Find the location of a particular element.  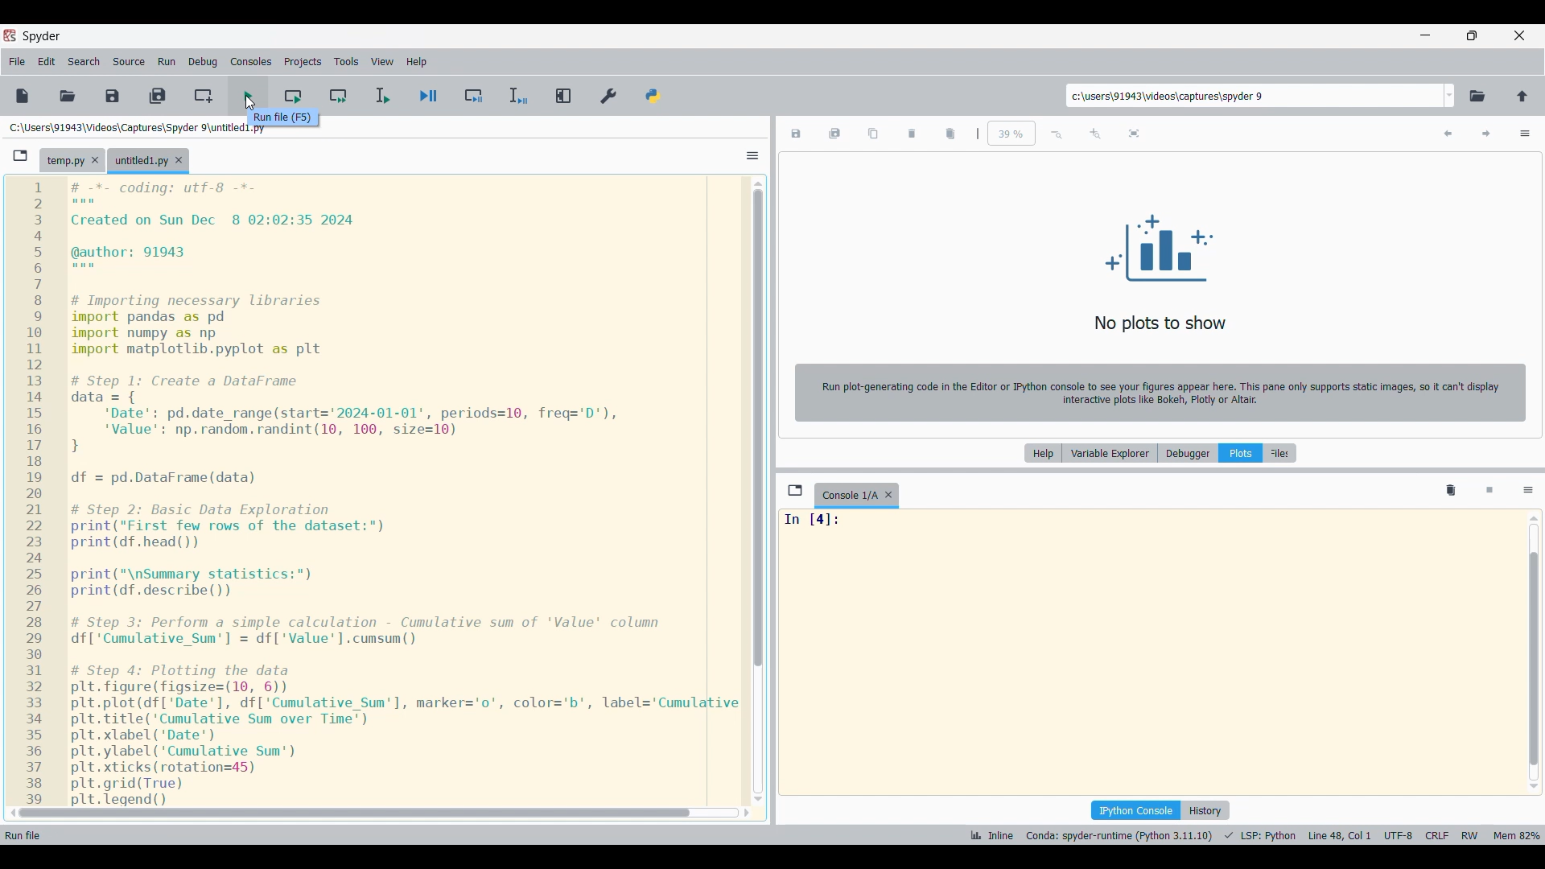

Highlighted by cursor is located at coordinates (249, 92).